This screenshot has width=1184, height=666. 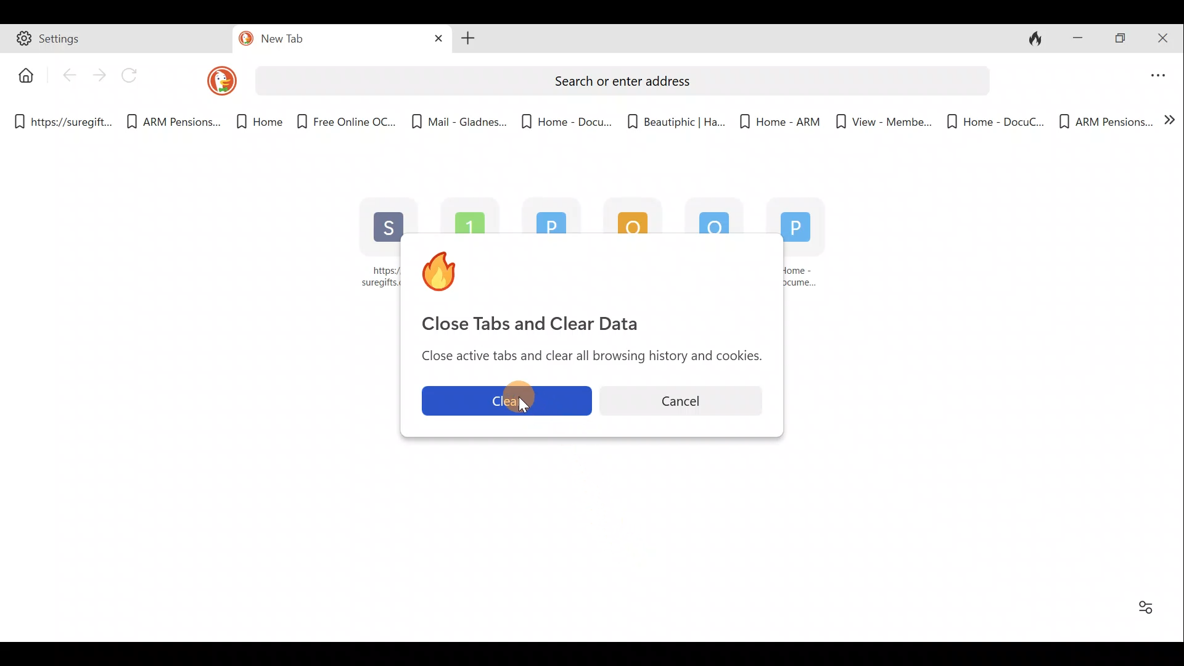 What do you see at coordinates (673, 119) in the screenshot?
I see `Beautiphic | Ha` at bounding box center [673, 119].